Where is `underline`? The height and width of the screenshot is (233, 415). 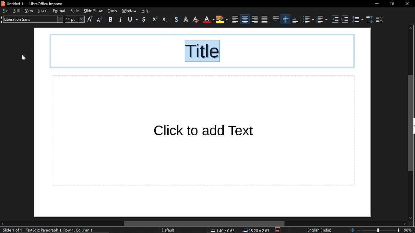
underline is located at coordinates (133, 19).